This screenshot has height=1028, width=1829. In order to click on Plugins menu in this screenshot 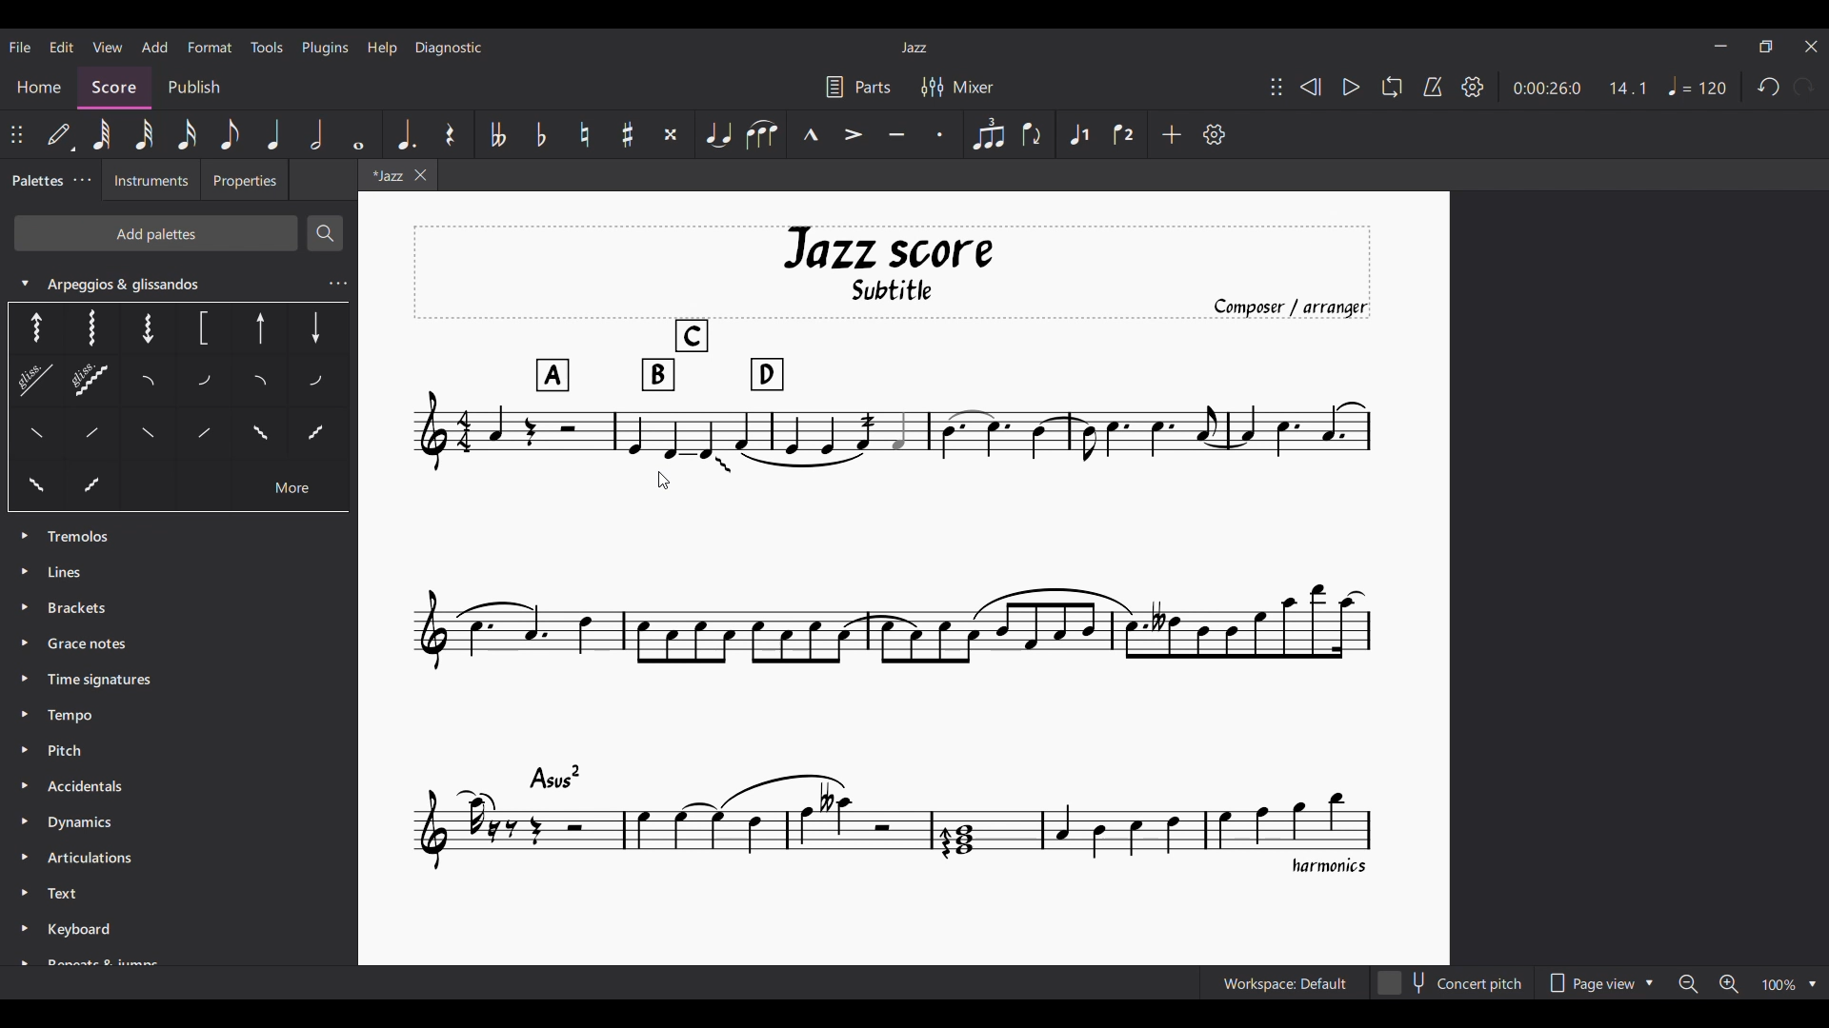, I will do `click(326, 49)`.